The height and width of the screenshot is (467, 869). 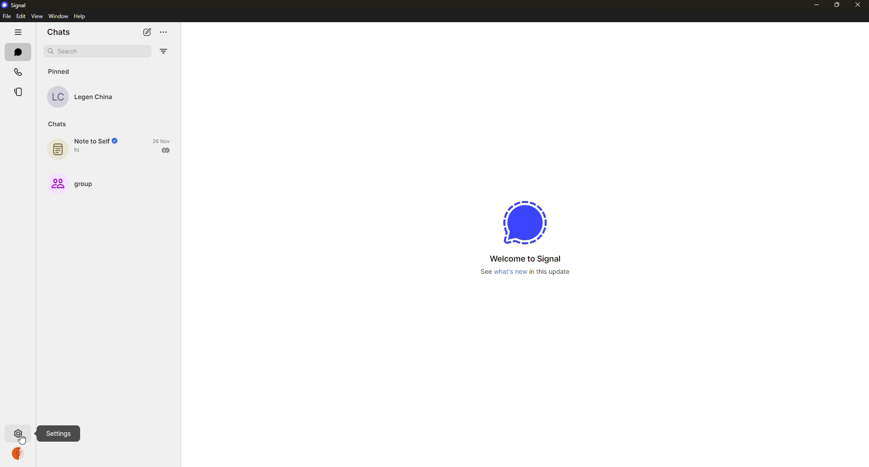 I want to click on filter, so click(x=163, y=51).